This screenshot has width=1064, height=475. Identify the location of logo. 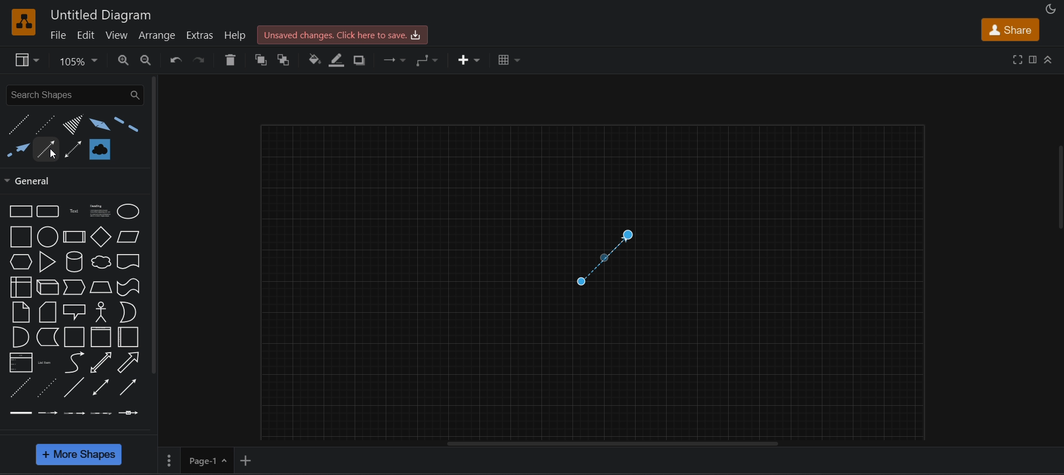
(24, 22).